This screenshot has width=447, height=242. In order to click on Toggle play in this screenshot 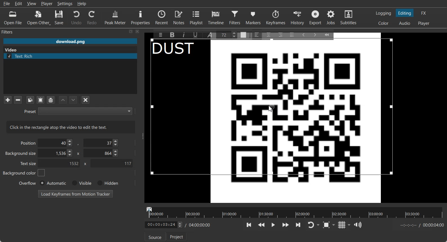, I will do `click(273, 225)`.